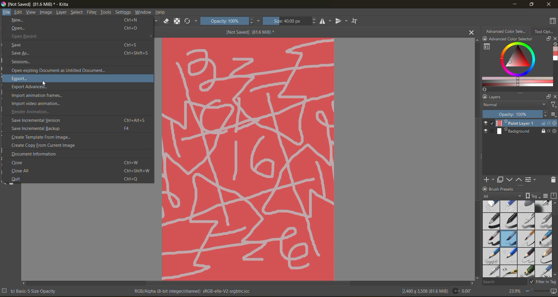 Image resolution: width=558 pixels, height=297 pixels. I want to click on new, so click(74, 21).